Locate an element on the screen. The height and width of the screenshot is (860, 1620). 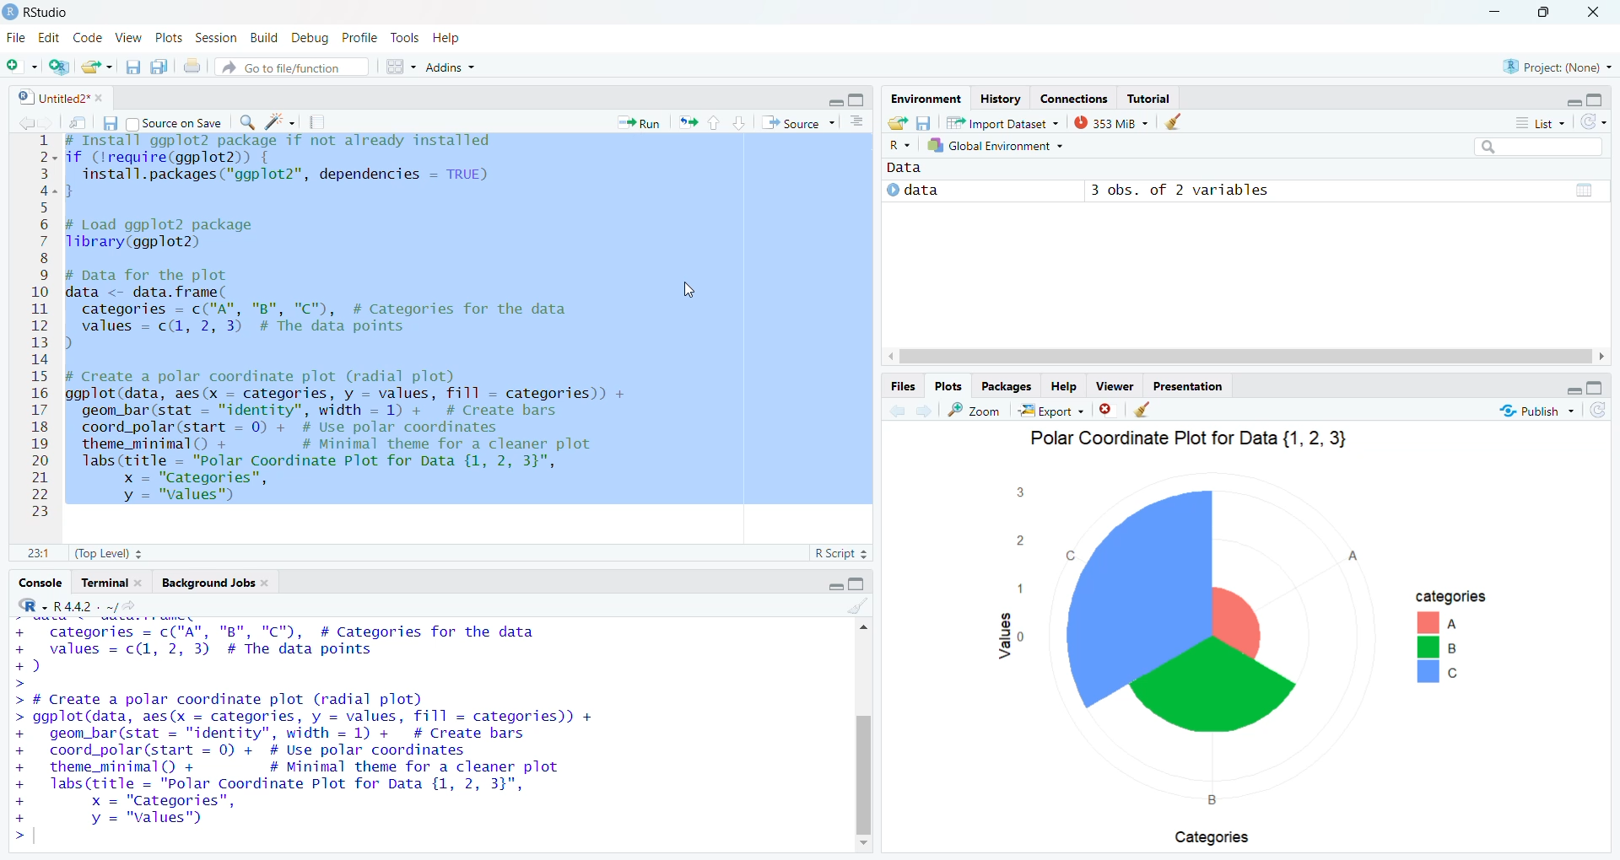
show in new window is located at coordinates (75, 121).